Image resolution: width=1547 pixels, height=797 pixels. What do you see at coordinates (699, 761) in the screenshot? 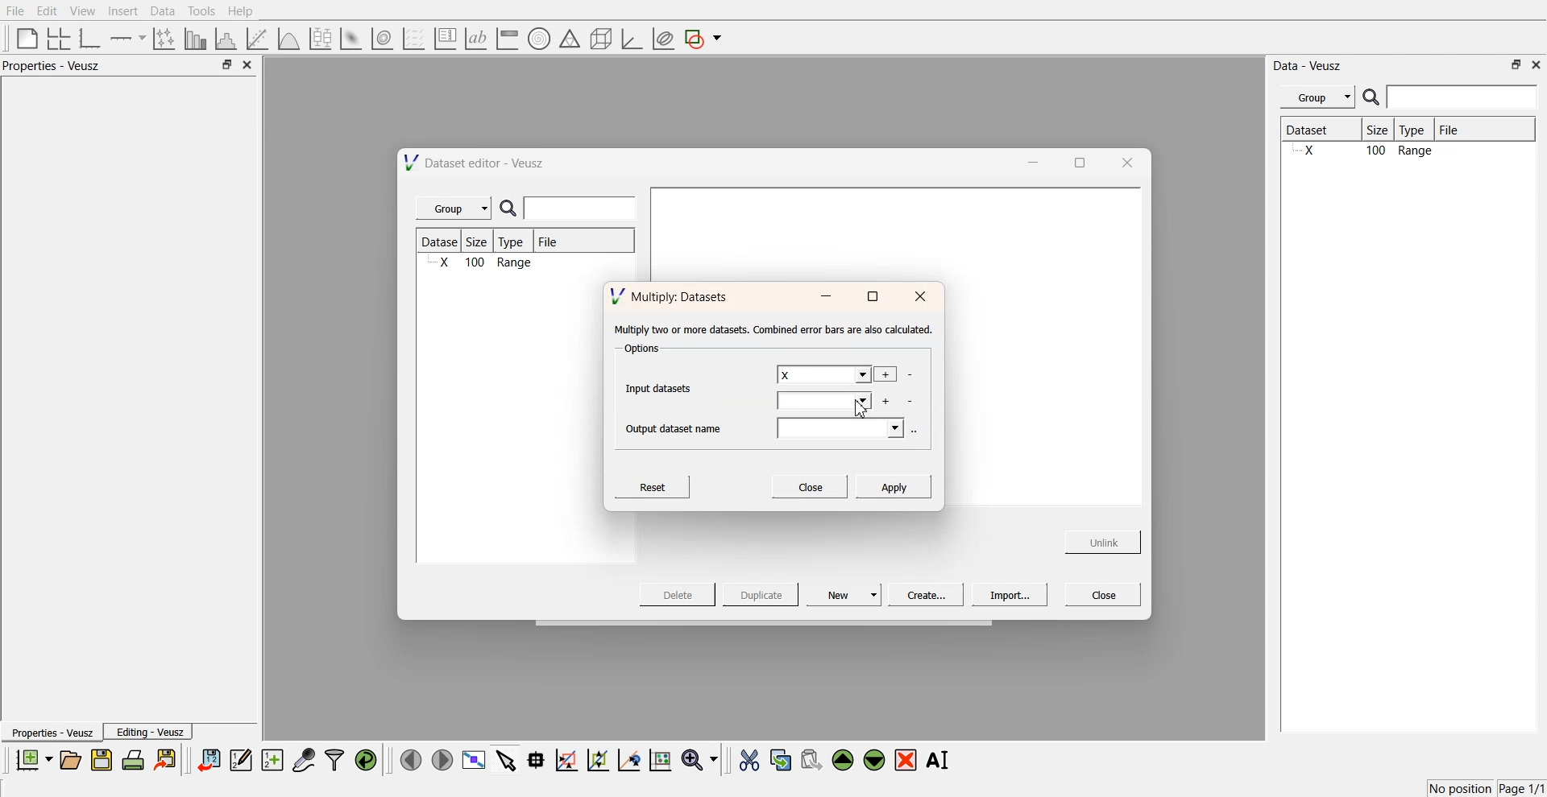
I see `zoom funtions` at bounding box center [699, 761].